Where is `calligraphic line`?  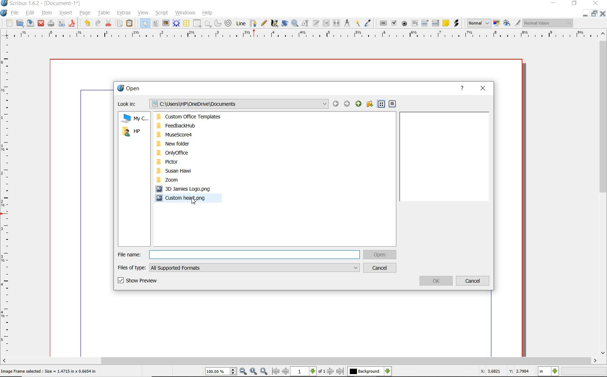 calligraphic line is located at coordinates (275, 23).